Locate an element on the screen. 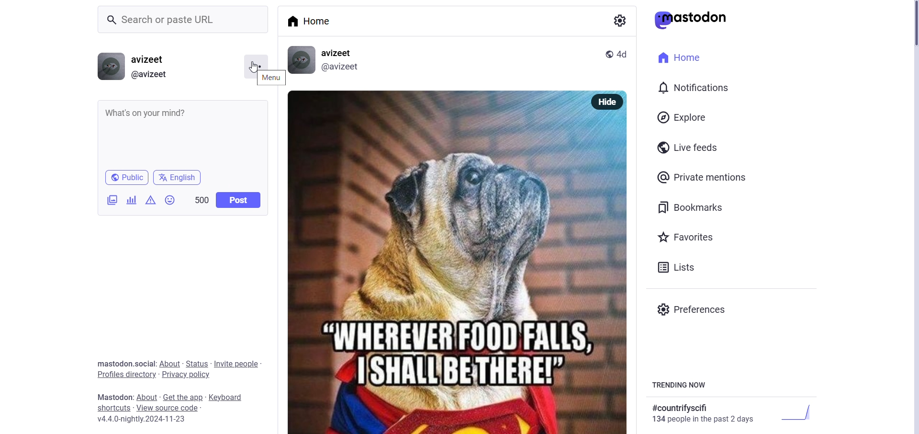 The image size is (919, 434). about is located at coordinates (148, 397).